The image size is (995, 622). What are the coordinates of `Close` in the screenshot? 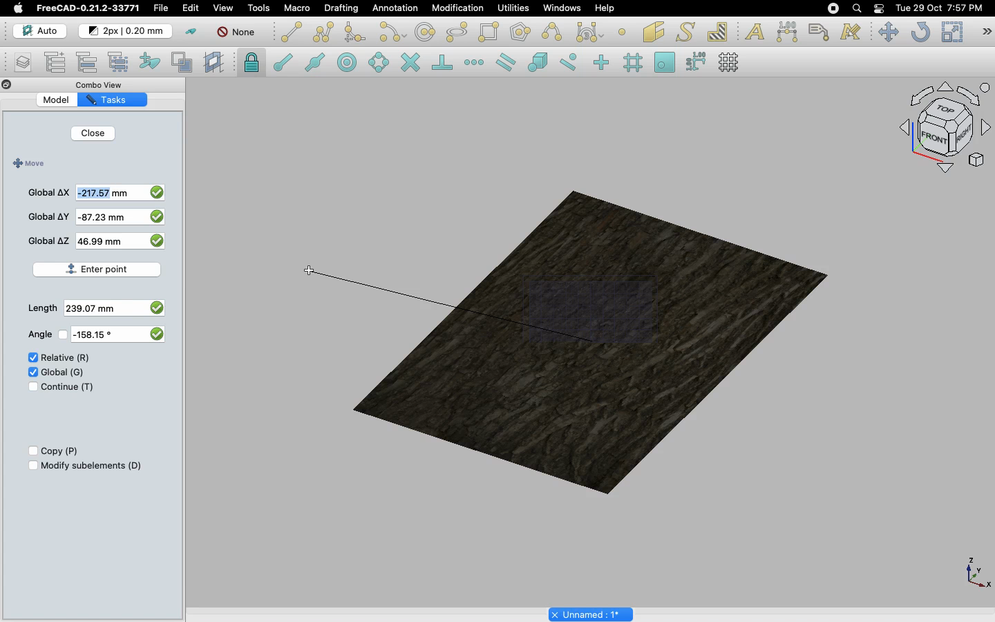 It's located at (7, 86).